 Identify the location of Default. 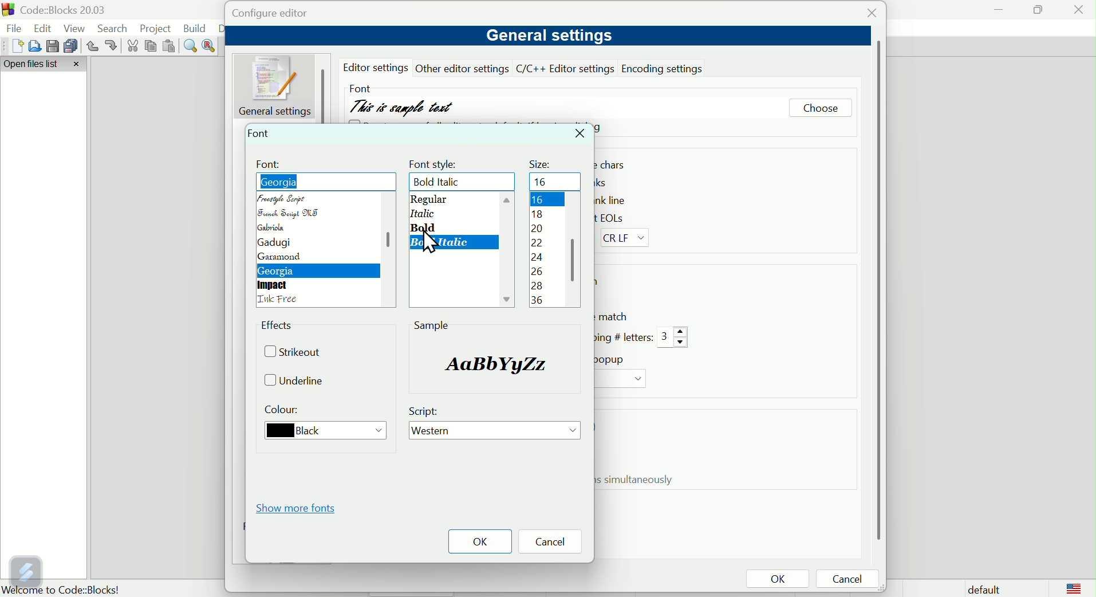
(981, 588).